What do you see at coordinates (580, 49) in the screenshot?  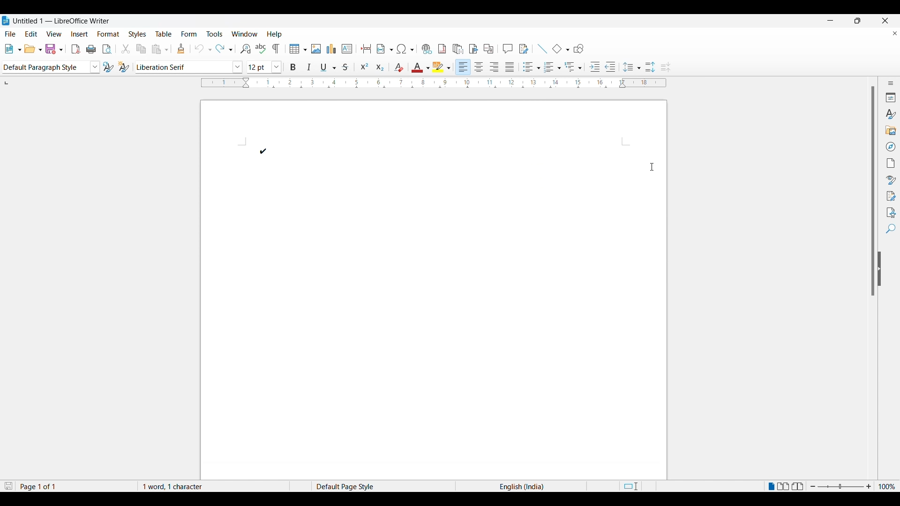 I see `show drawing function` at bounding box center [580, 49].